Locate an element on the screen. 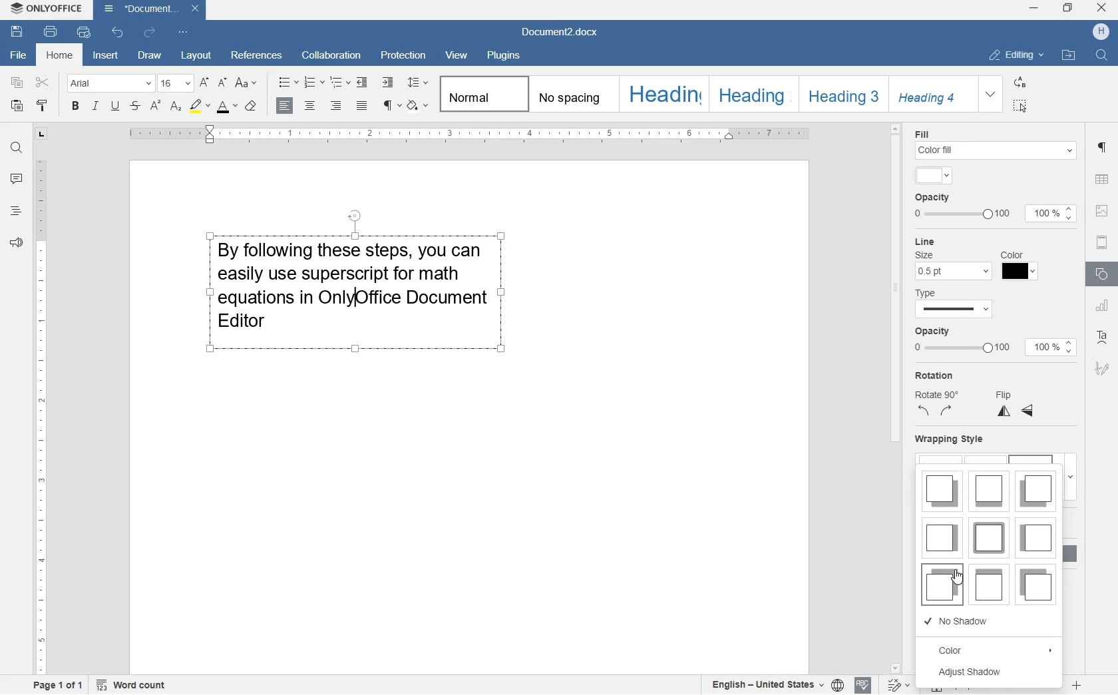  file is located at coordinates (17, 56).